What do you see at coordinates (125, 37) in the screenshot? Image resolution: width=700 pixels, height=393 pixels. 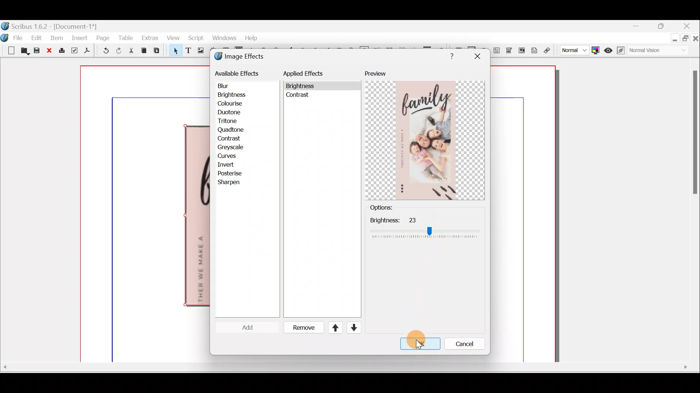 I see `Table` at bounding box center [125, 37].